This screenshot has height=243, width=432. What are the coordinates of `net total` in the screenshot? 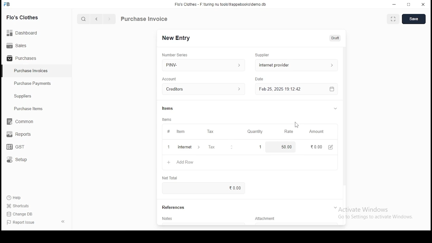 It's located at (170, 178).